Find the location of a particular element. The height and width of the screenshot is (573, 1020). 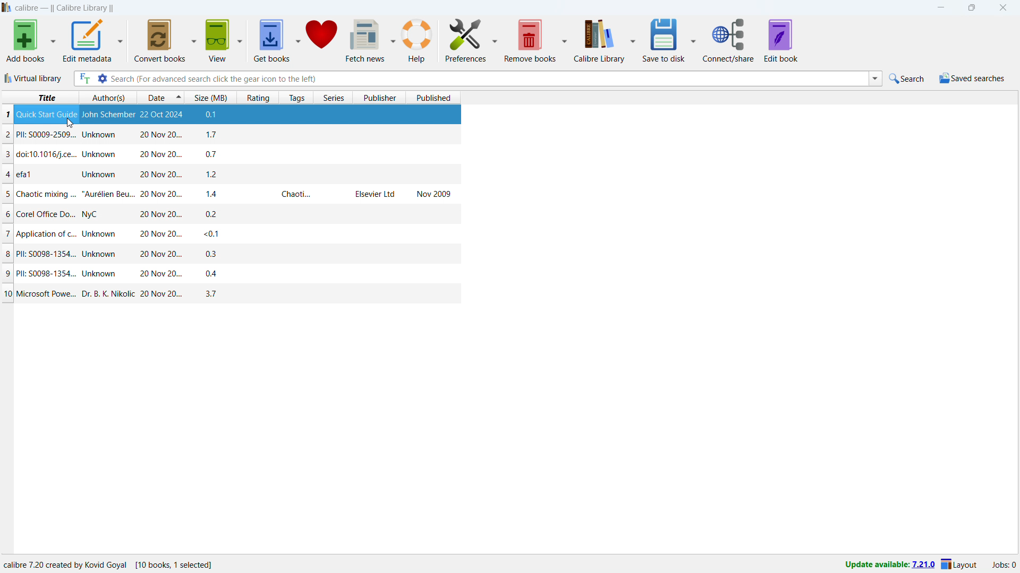

save to disk is located at coordinates (664, 40).